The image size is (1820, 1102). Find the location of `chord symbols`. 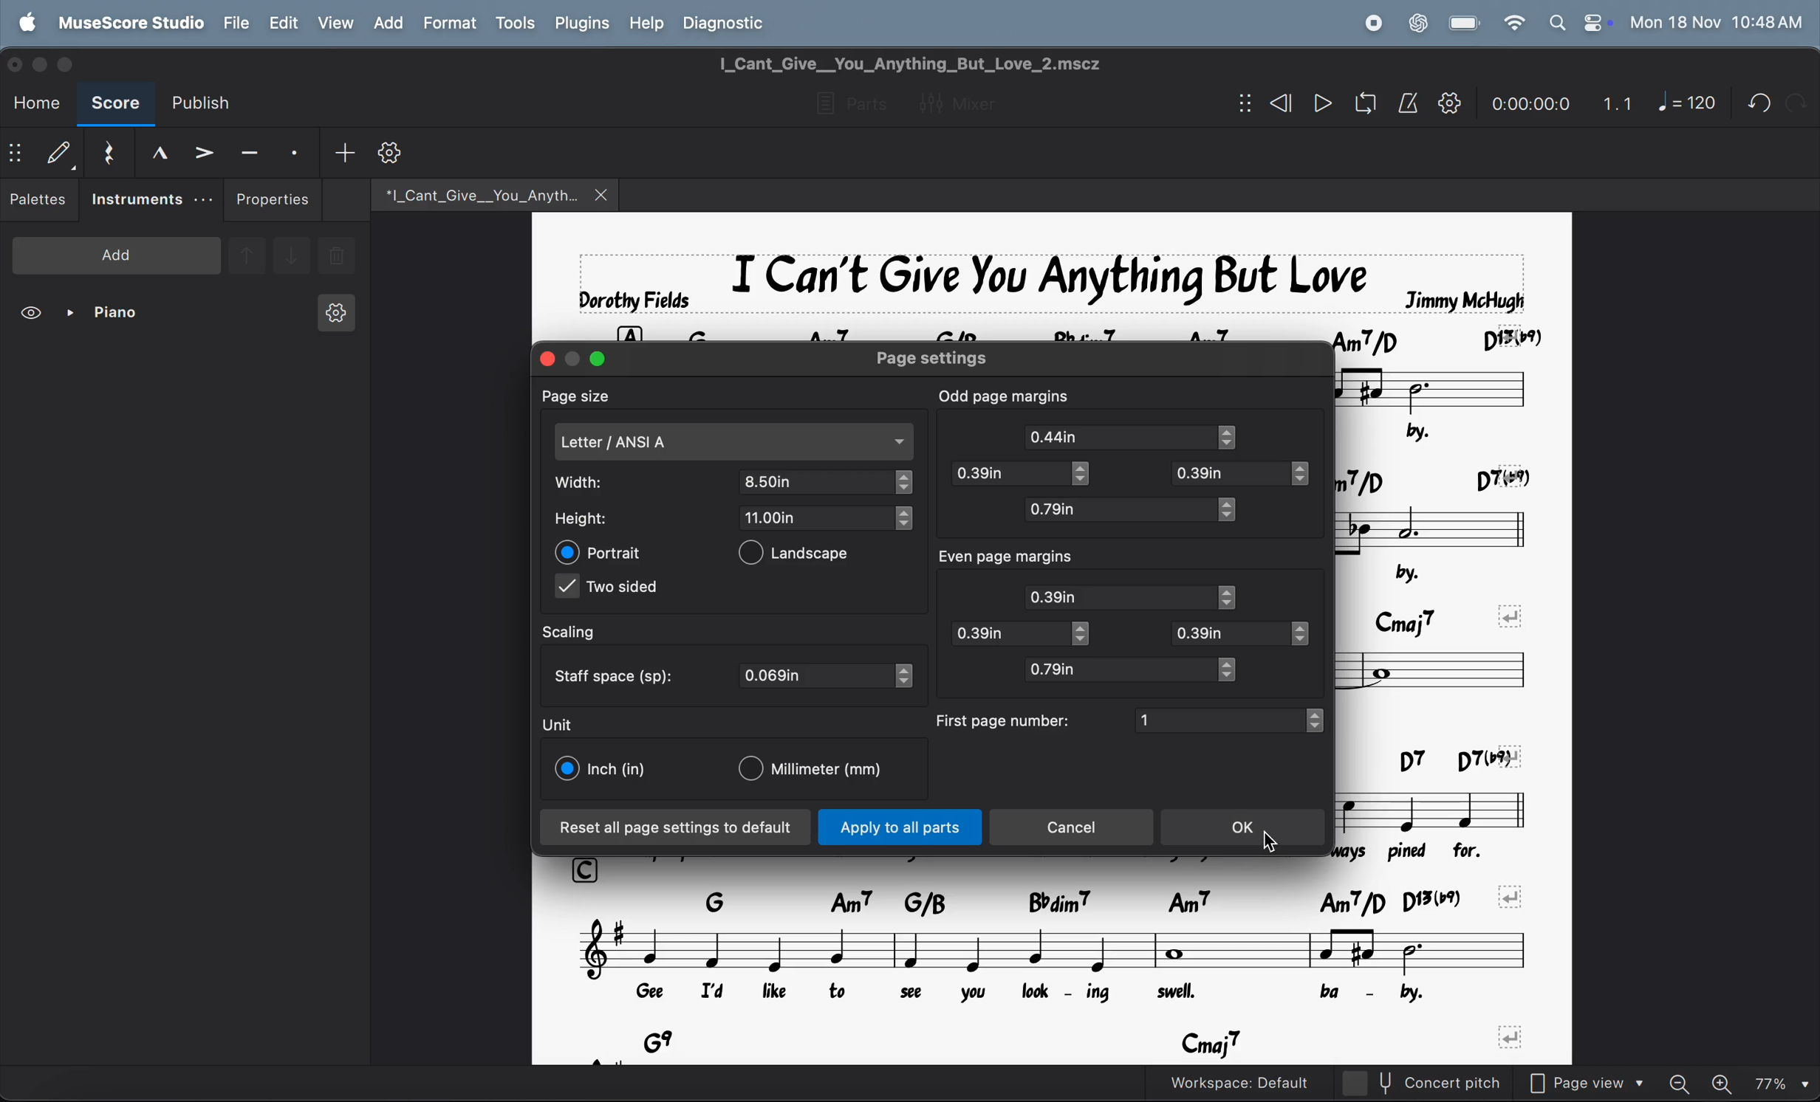

chord symbols is located at coordinates (1086, 898).